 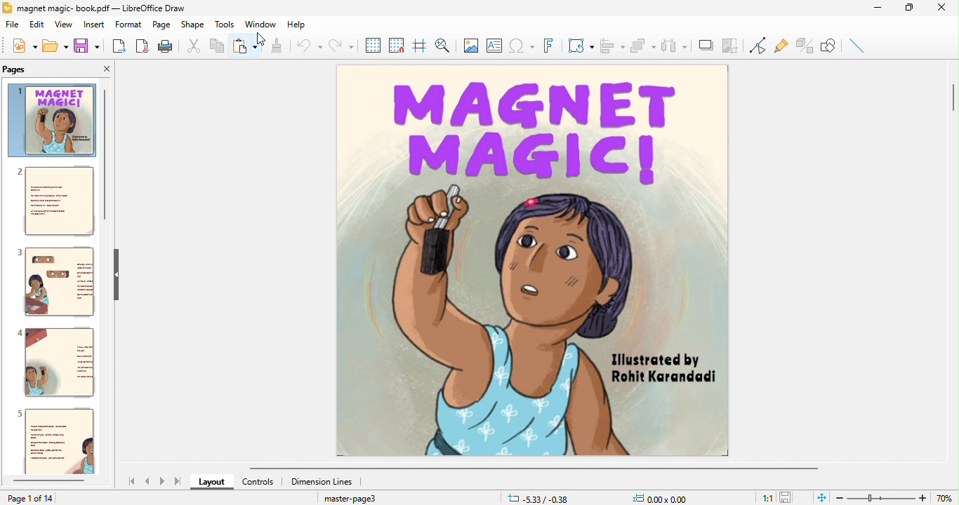 What do you see at coordinates (875, 8) in the screenshot?
I see `minimize` at bounding box center [875, 8].